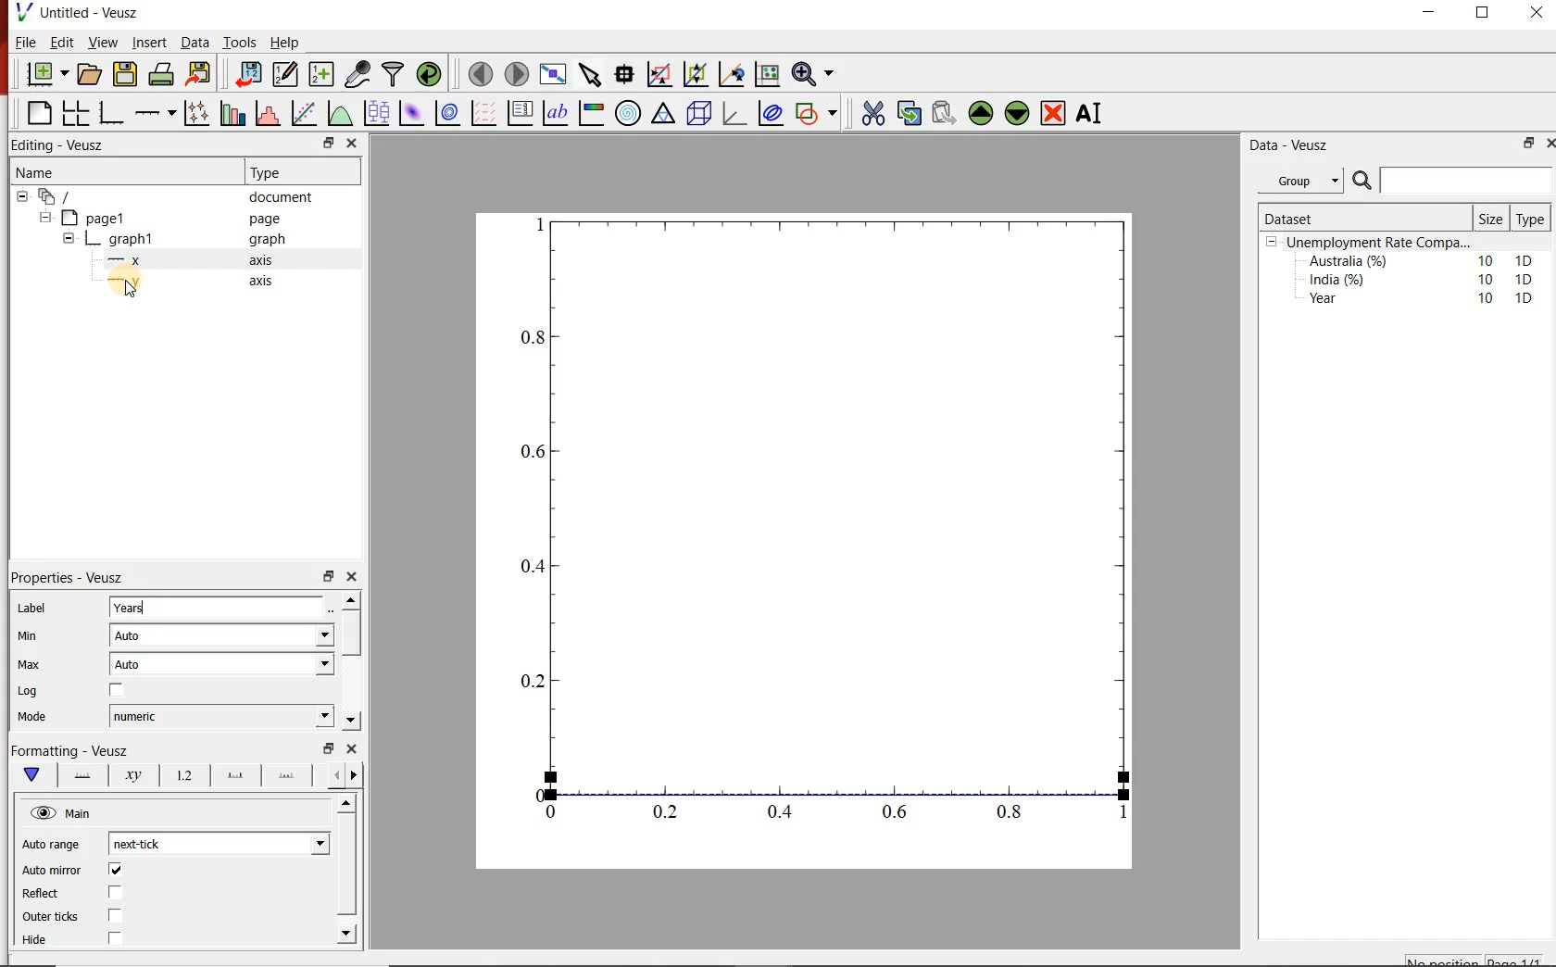 The height and width of the screenshot is (967, 1556). Describe the element at coordinates (69, 748) in the screenshot. I see `Formatting - Veusz` at that location.